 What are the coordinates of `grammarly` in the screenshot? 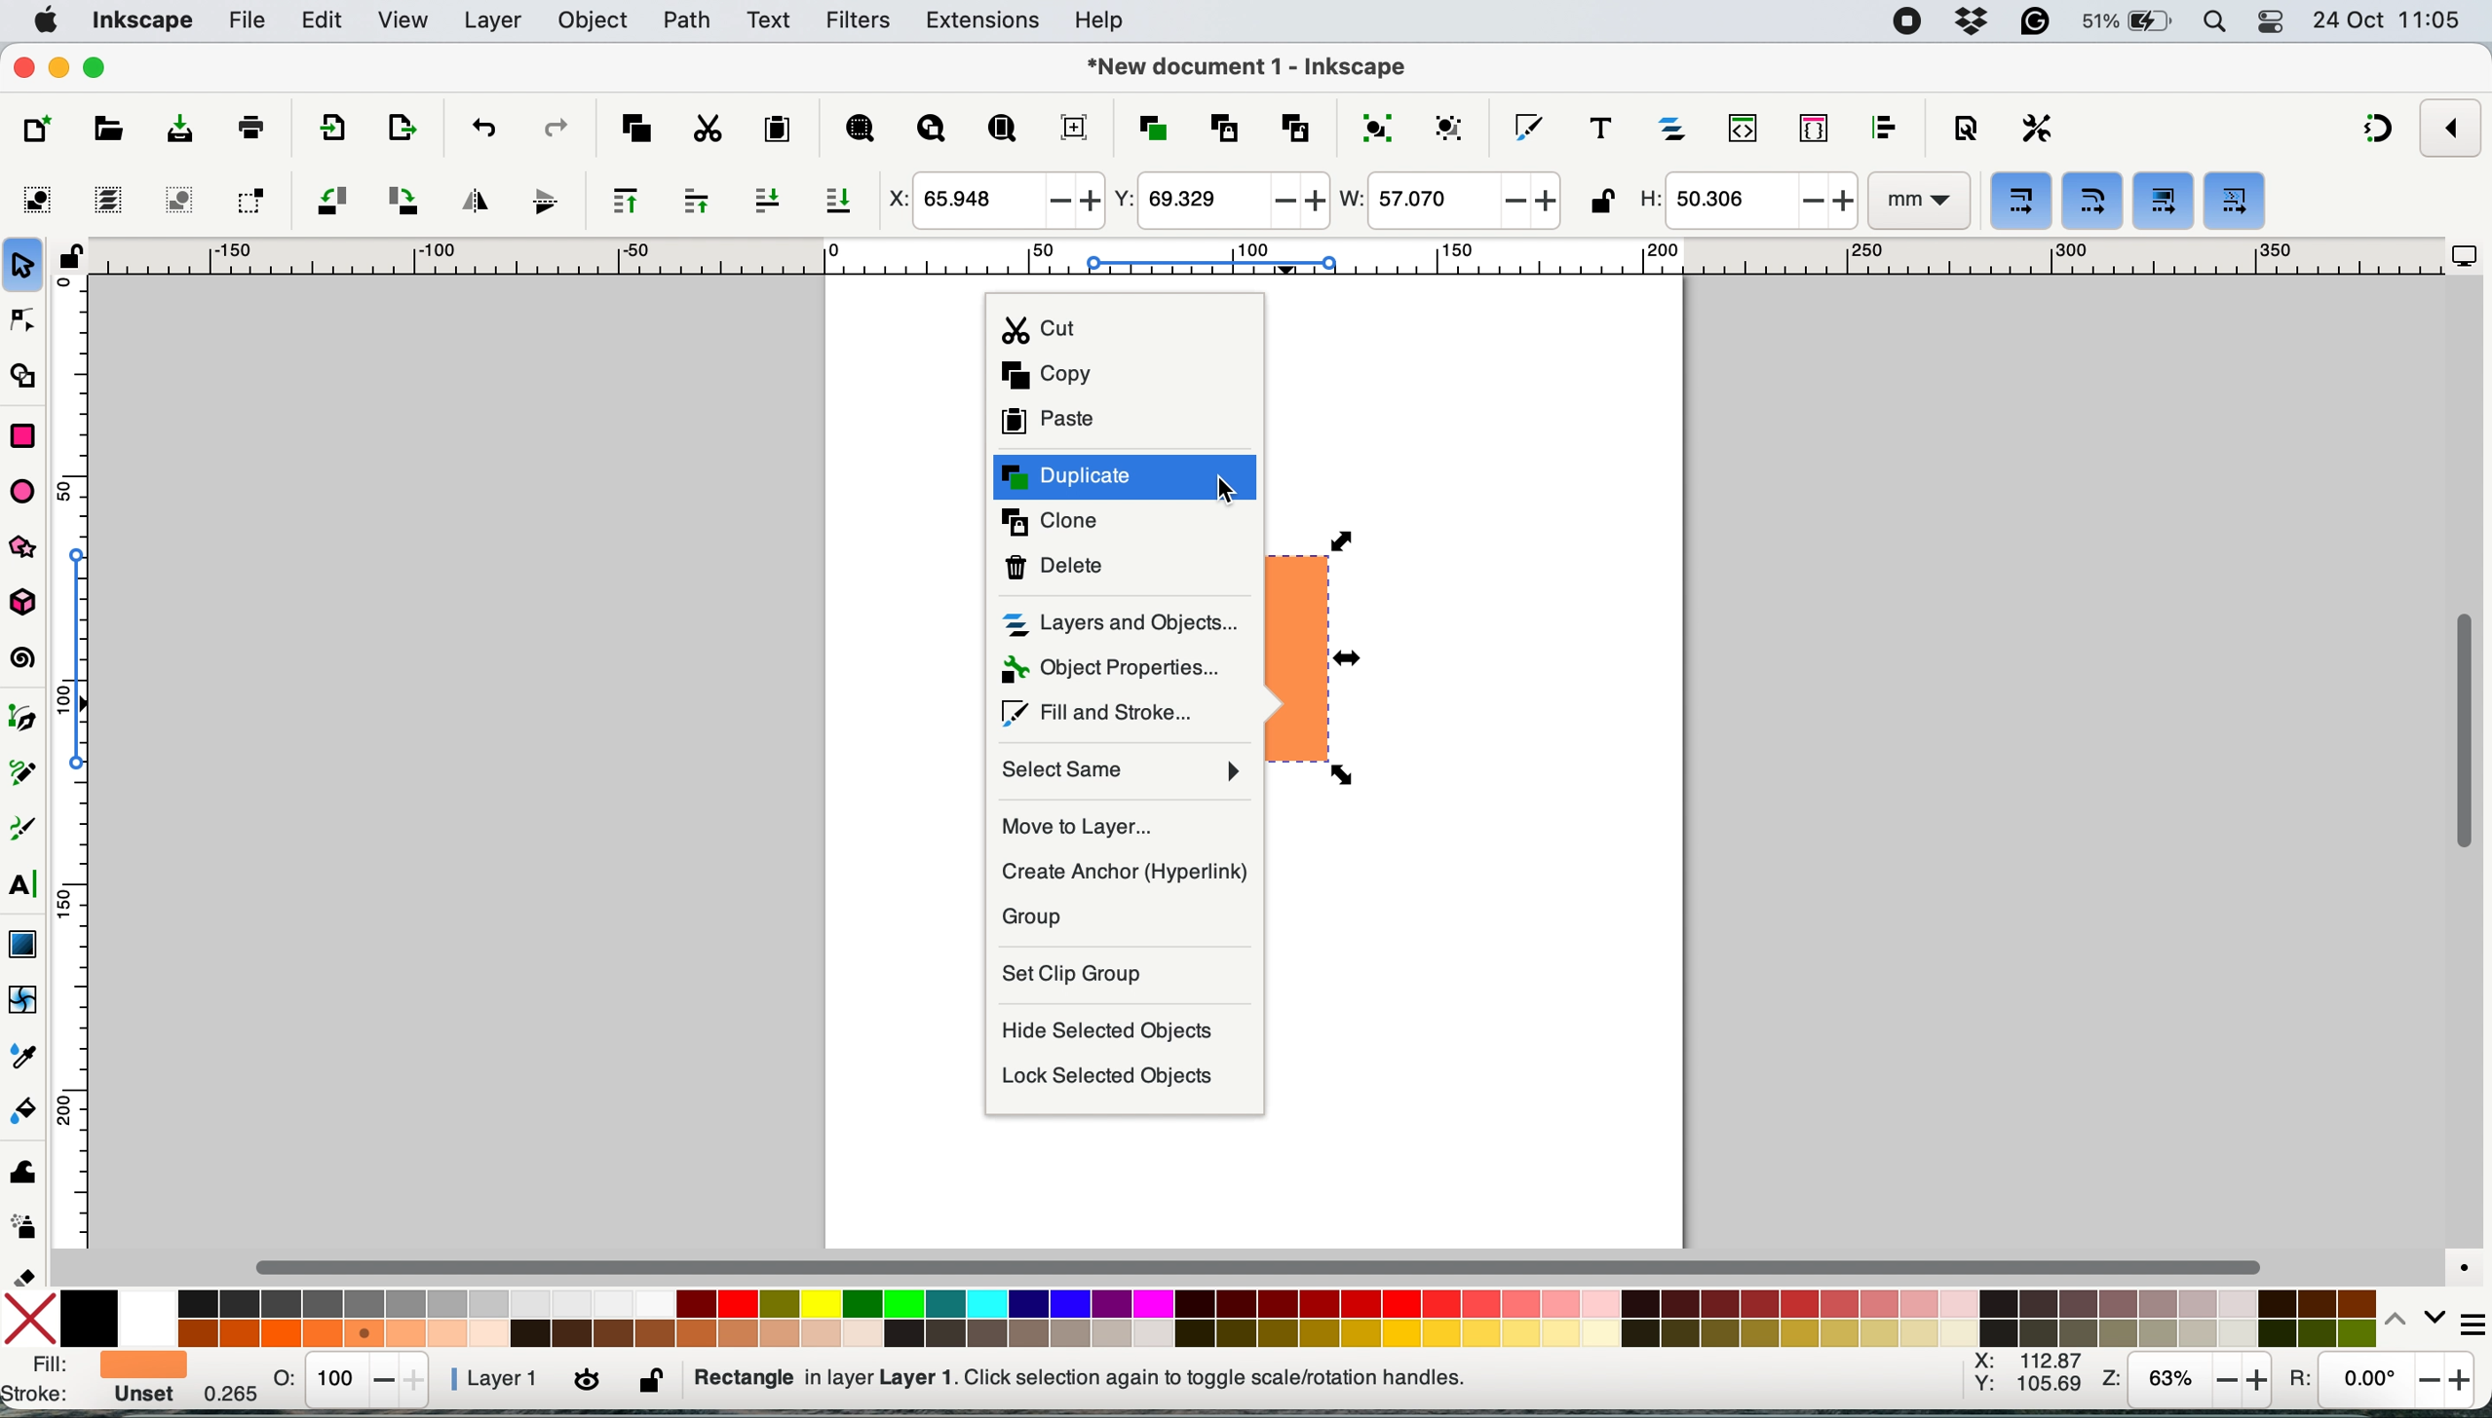 It's located at (2038, 23).